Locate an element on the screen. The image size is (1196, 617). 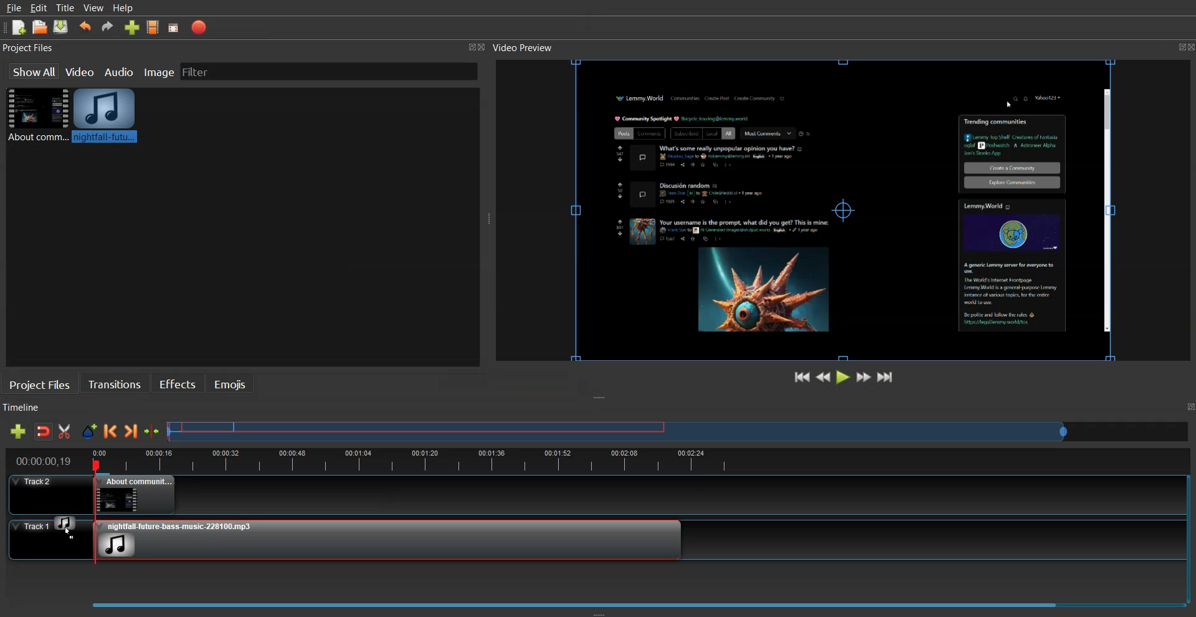
Add track is located at coordinates (17, 431).